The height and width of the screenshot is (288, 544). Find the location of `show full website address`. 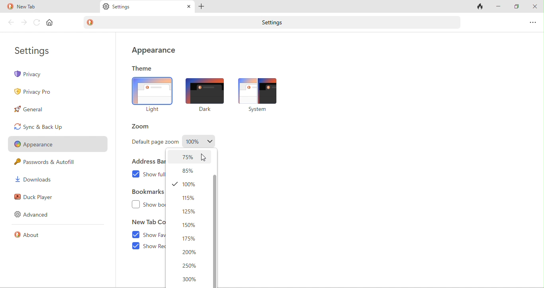

show full website address is located at coordinates (154, 174).